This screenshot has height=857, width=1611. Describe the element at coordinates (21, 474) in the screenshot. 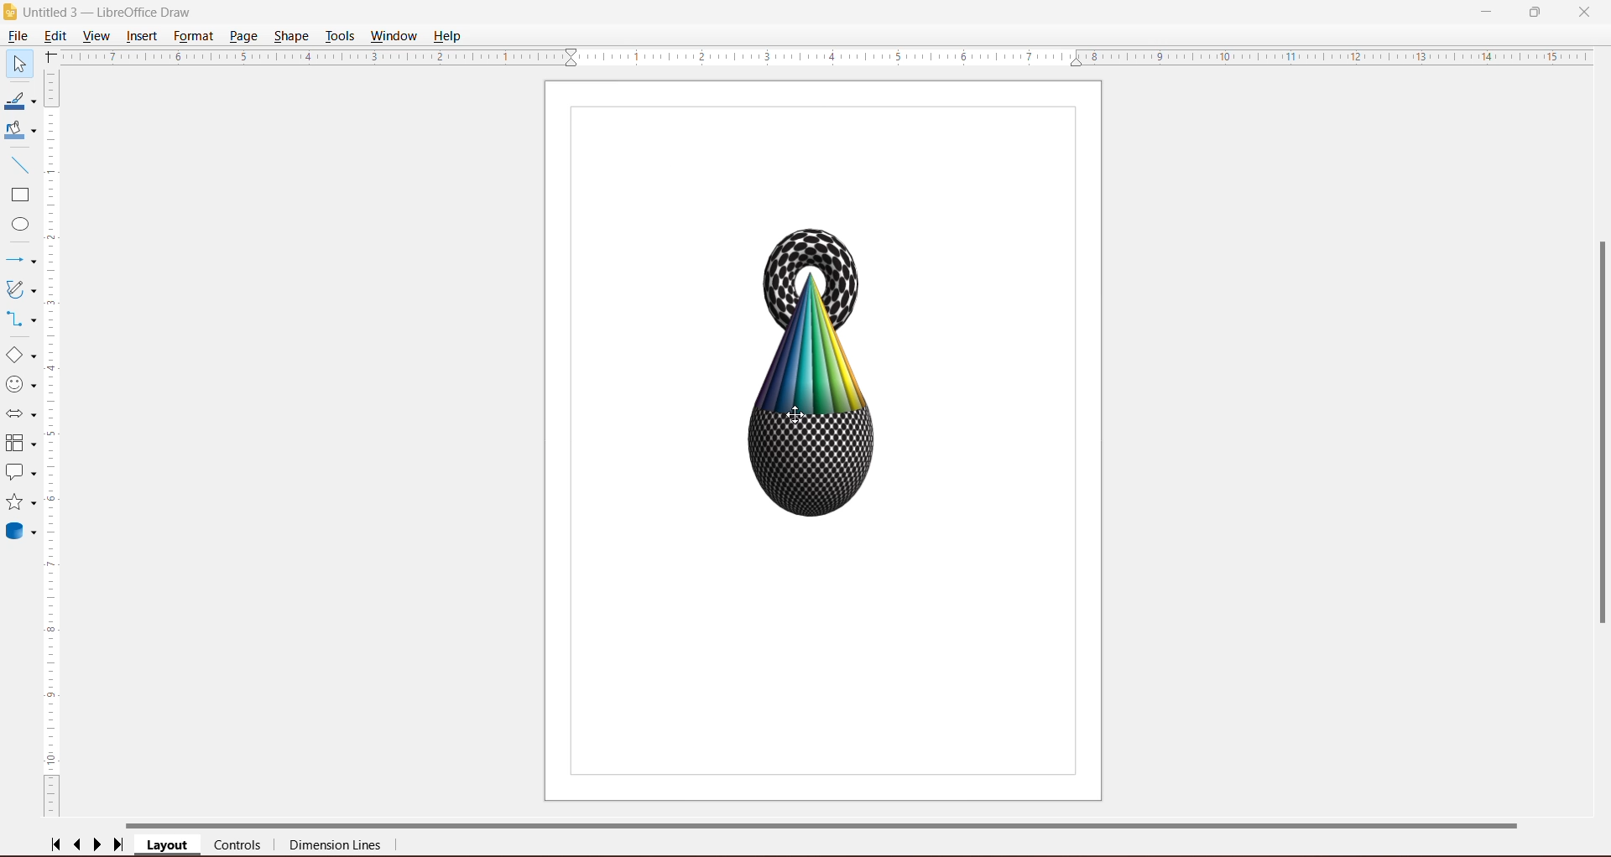

I see `Callout Shapes` at that location.